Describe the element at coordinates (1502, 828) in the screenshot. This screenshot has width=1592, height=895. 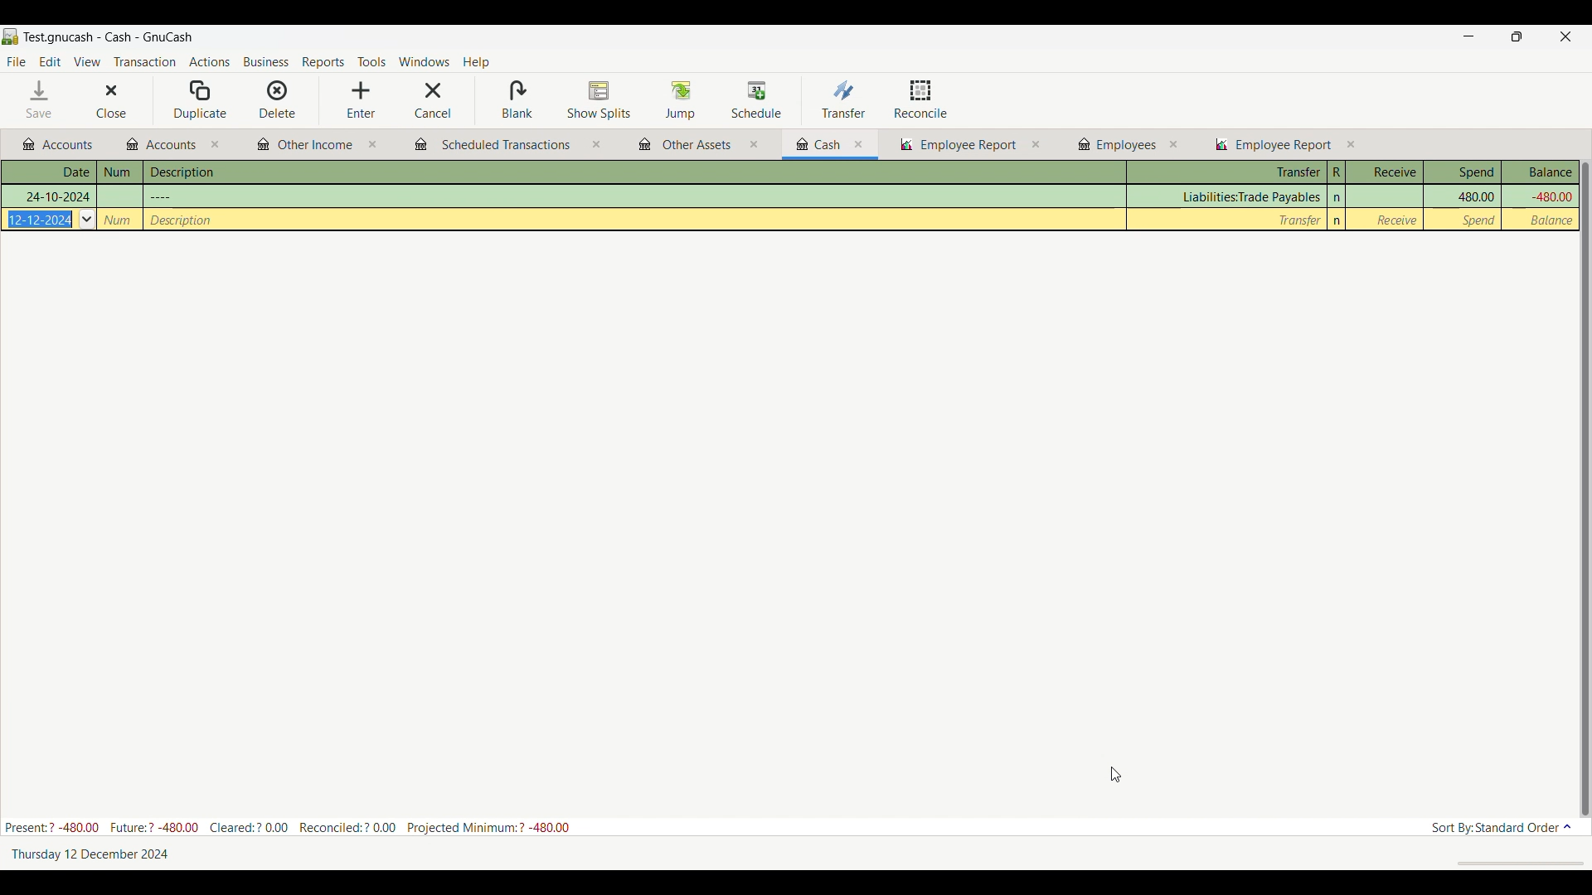
I see `Current sort order` at that location.